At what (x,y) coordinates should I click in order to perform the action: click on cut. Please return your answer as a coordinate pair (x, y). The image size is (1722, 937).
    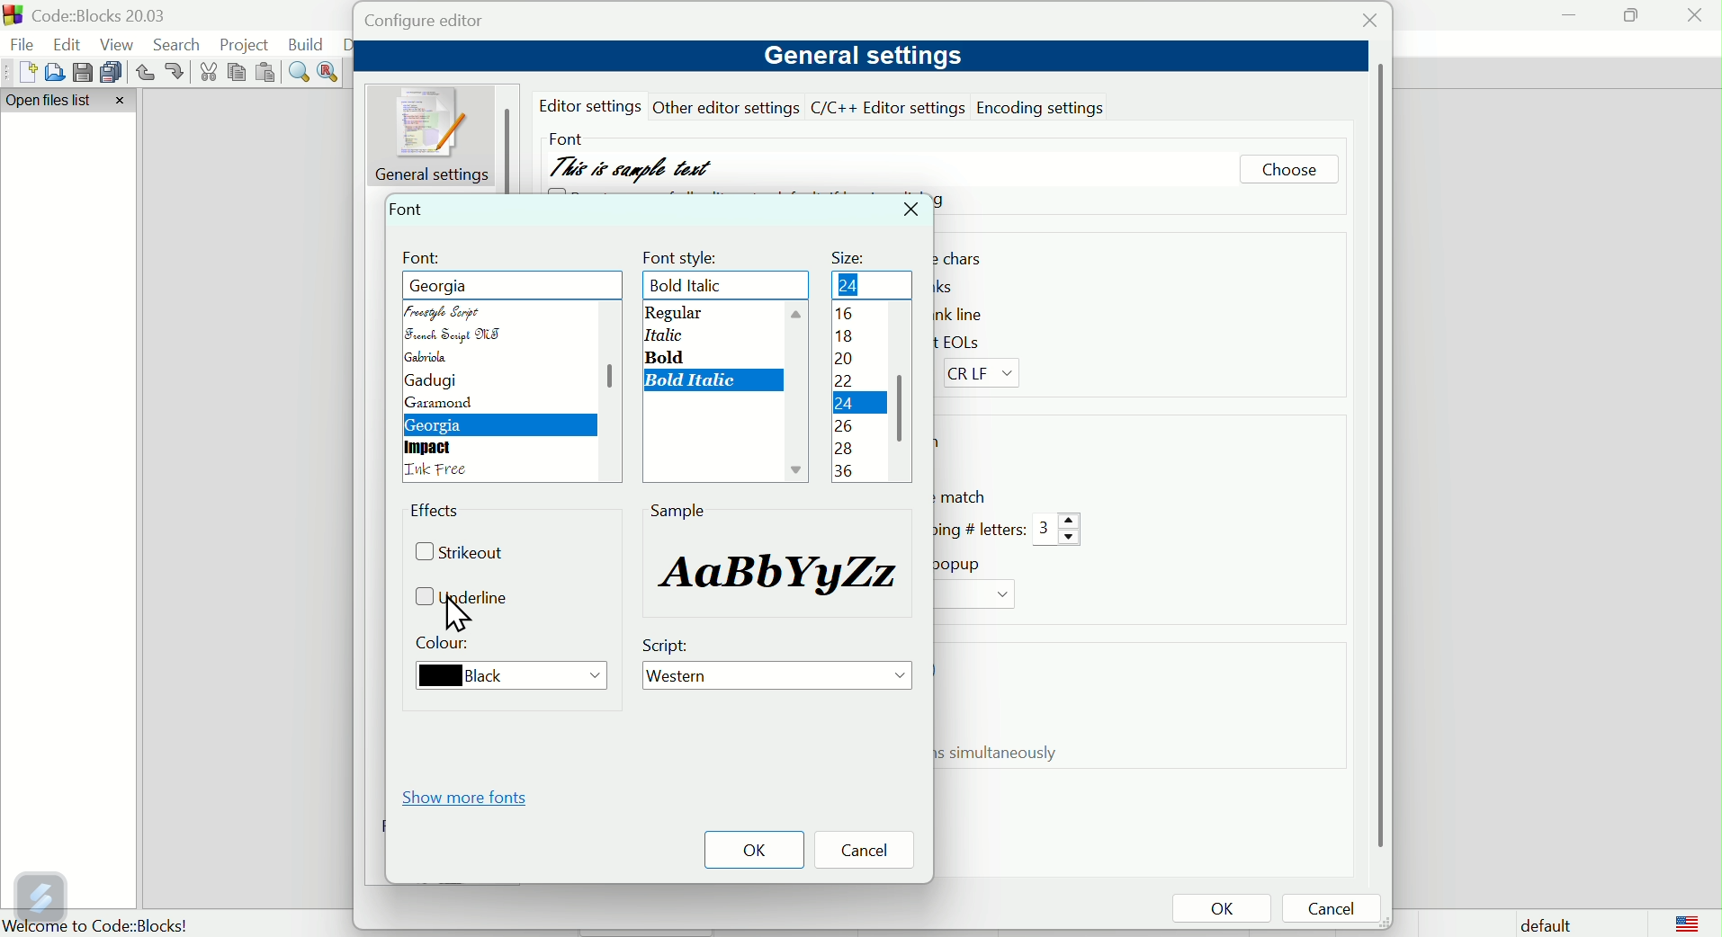
    Looking at the image, I should click on (210, 73).